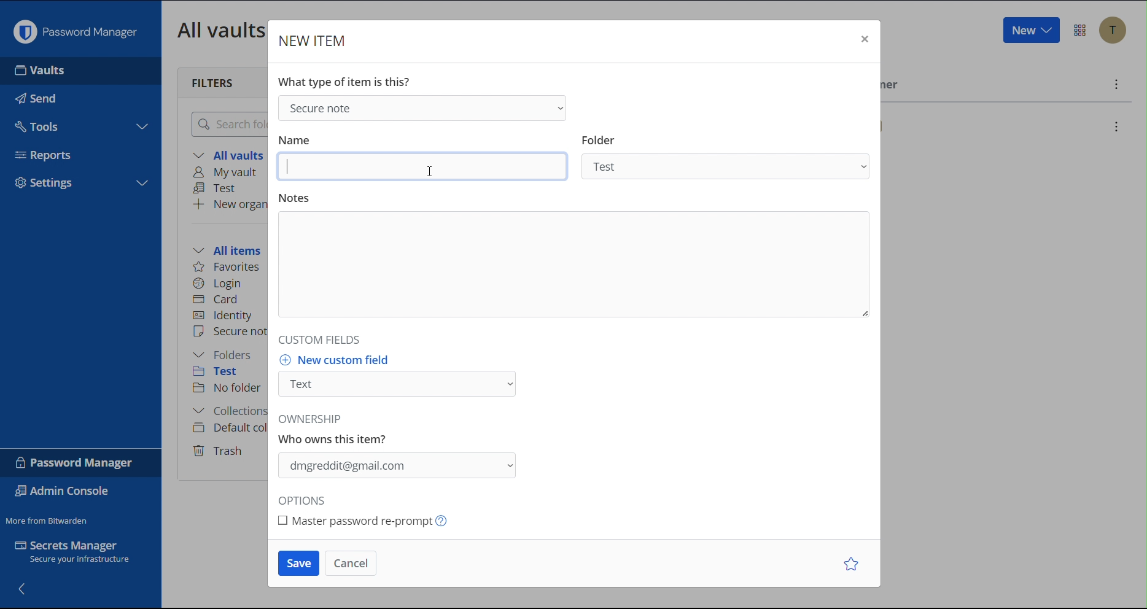 The width and height of the screenshot is (1147, 609). Describe the element at coordinates (1030, 31) in the screenshot. I see `New` at that location.